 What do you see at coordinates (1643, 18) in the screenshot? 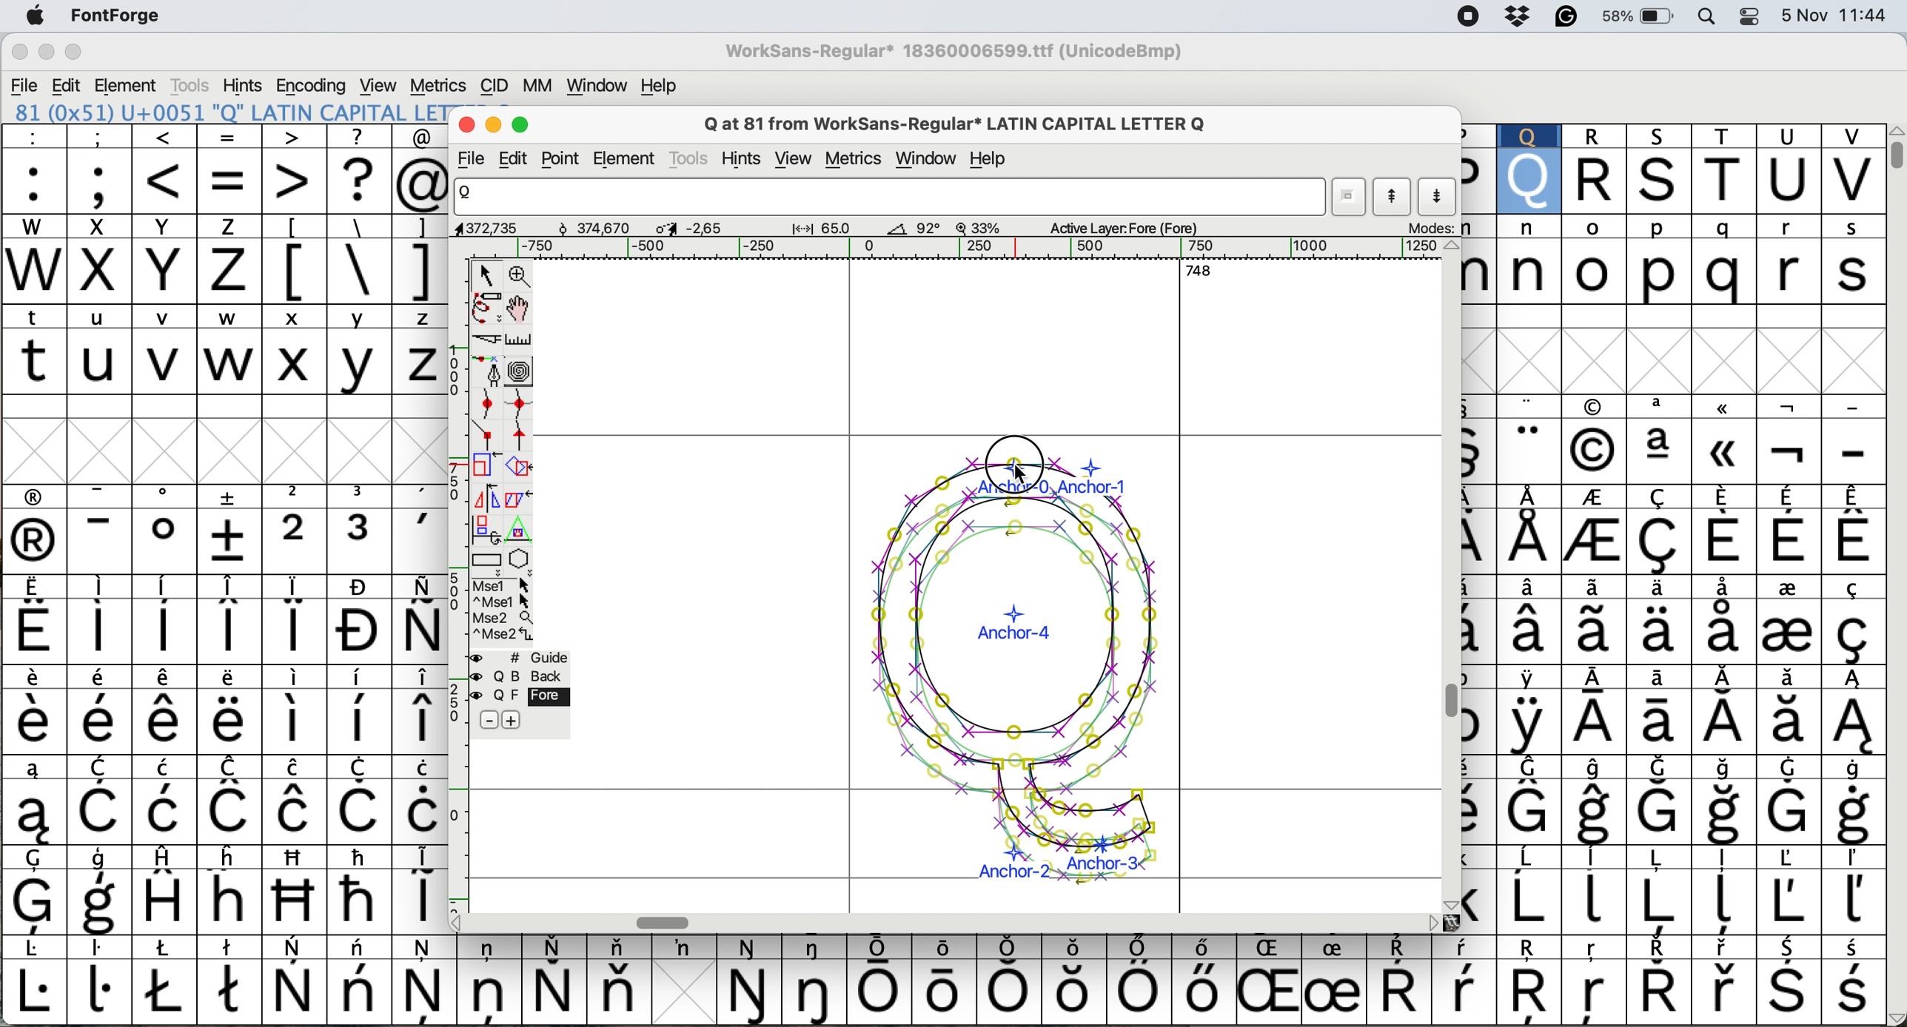
I see `58%` at bounding box center [1643, 18].